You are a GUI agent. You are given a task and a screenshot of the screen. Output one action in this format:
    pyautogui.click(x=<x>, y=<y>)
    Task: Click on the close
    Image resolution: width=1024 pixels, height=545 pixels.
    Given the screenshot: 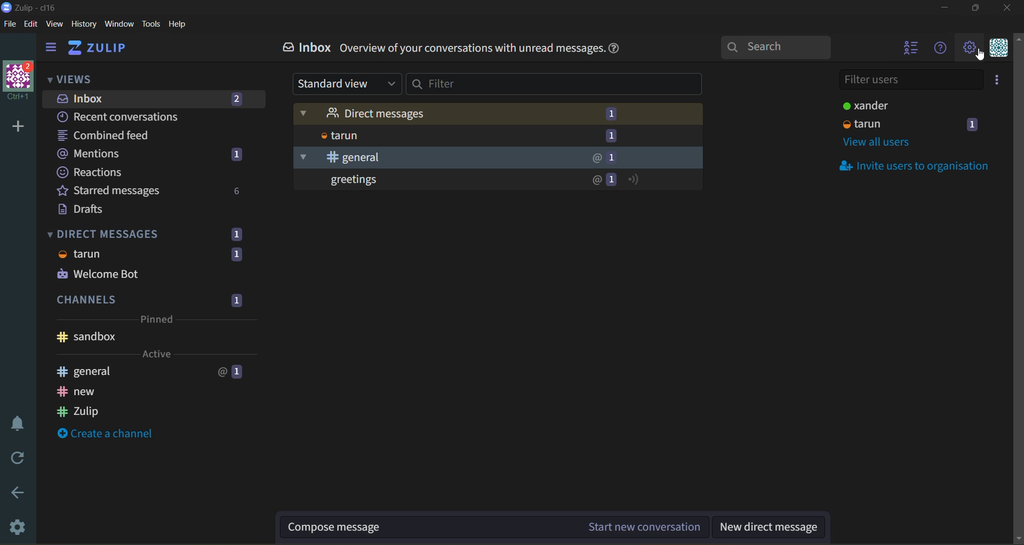 What is the action you would take?
    pyautogui.click(x=1005, y=9)
    